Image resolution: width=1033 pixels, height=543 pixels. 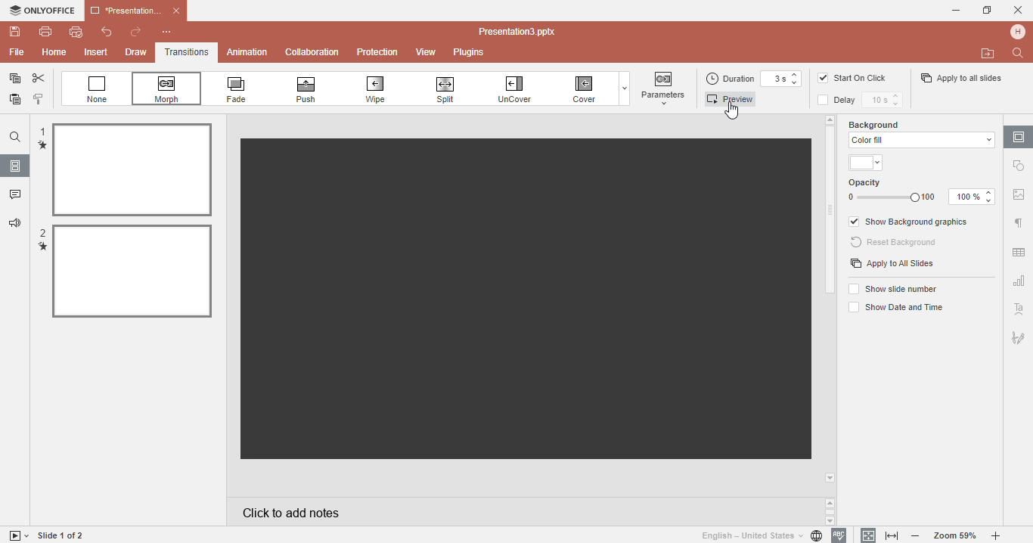 What do you see at coordinates (865, 535) in the screenshot?
I see `Fit to slidee` at bounding box center [865, 535].